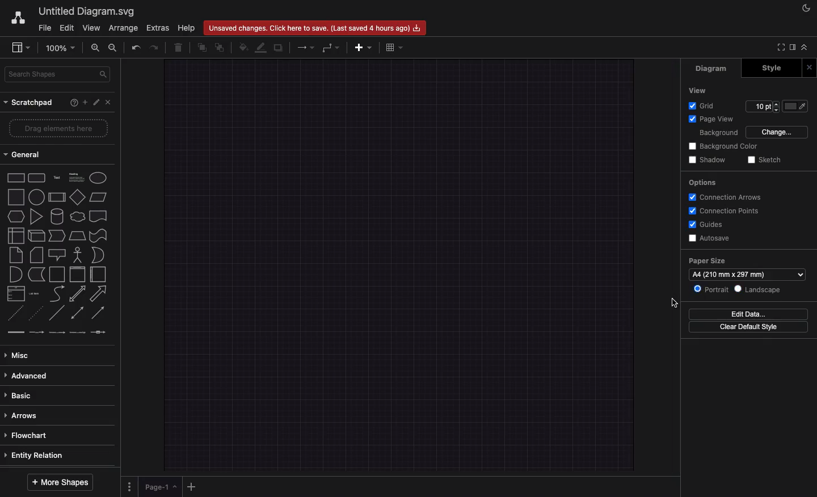  I want to click on Collapse, so click(806, 48).